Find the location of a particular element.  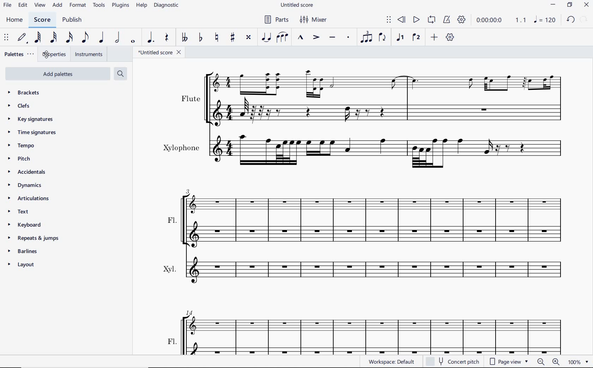

REWIND is located at coordinates (401, 20).